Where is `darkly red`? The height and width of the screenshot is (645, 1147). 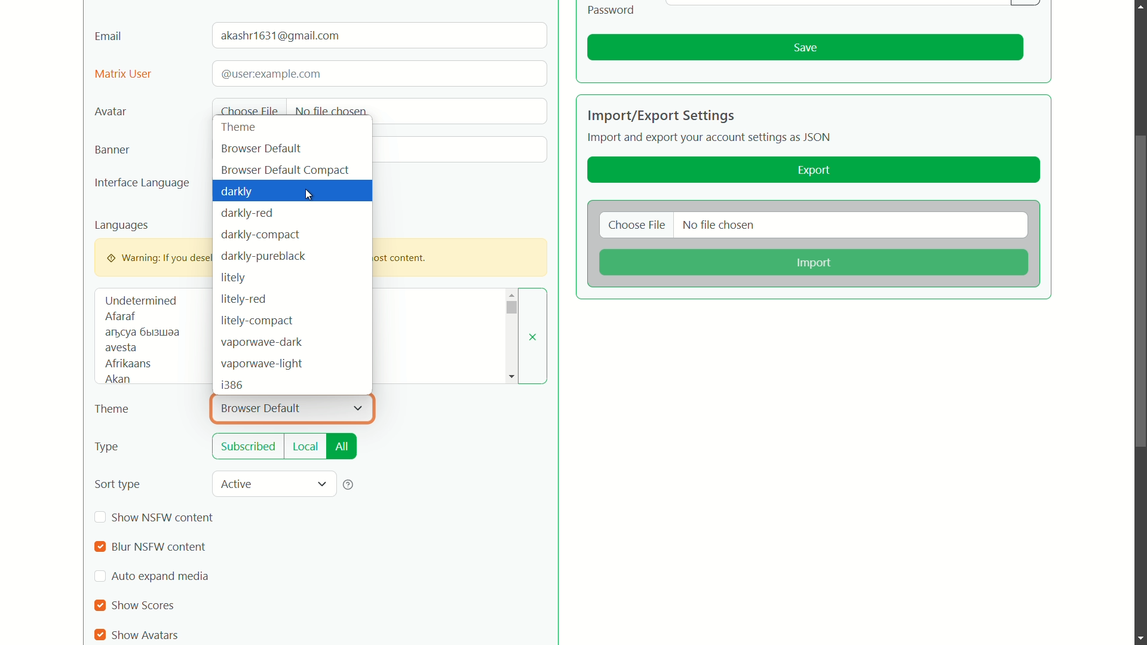 darkly red is located at coordinates (249, 214).